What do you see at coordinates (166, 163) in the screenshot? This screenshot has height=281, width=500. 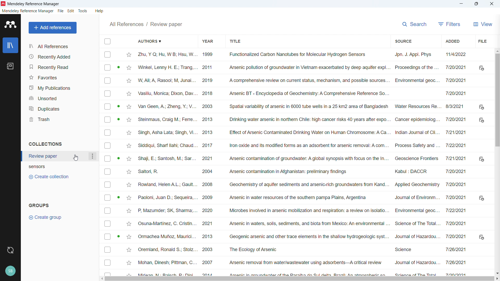 I see `Authors of individual entries ` at bounding box center [166, 163].